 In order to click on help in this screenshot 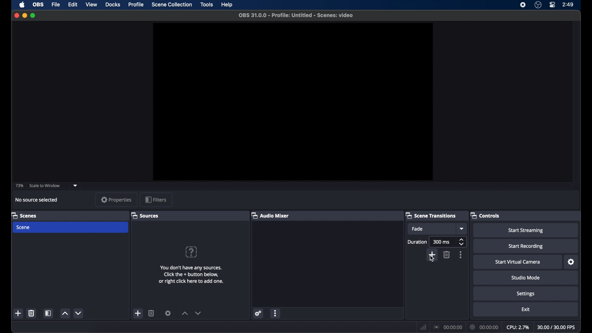, I will do `click(228, 5)`.